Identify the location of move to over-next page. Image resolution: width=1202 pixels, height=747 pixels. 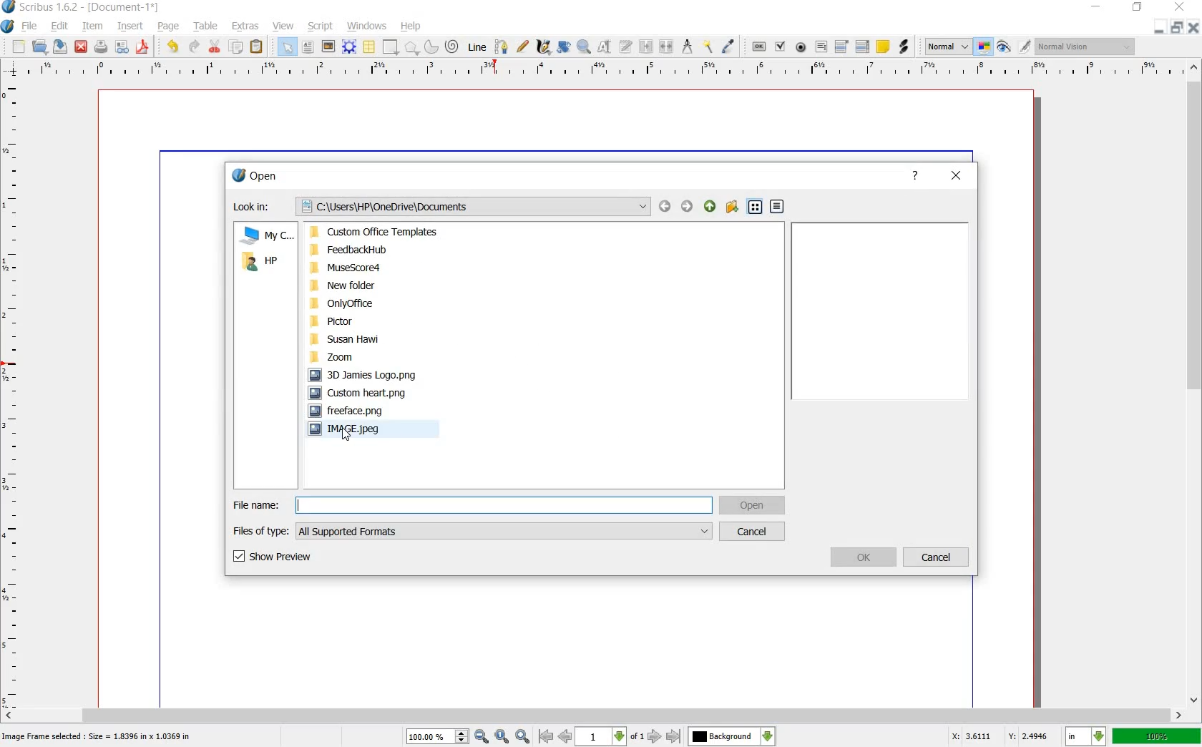
(676, 738).